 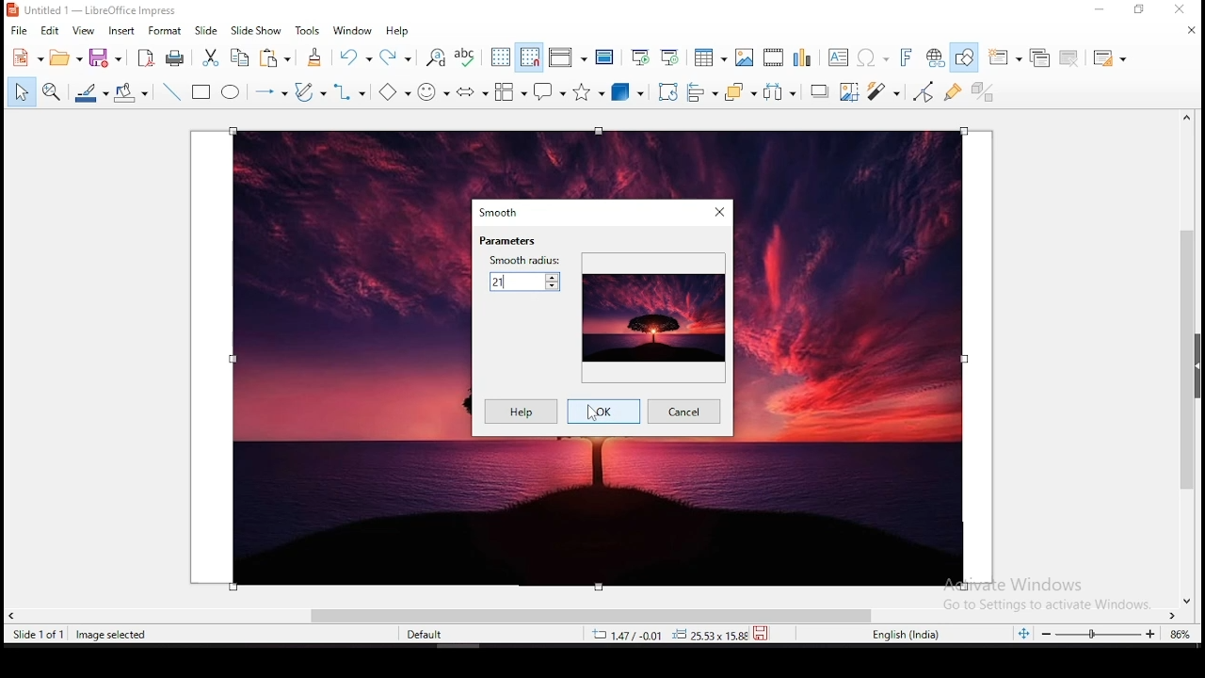 What do you see at coordinates (718, 211) in the screenshot?
I see `close window` at bounding box center [718, 211].